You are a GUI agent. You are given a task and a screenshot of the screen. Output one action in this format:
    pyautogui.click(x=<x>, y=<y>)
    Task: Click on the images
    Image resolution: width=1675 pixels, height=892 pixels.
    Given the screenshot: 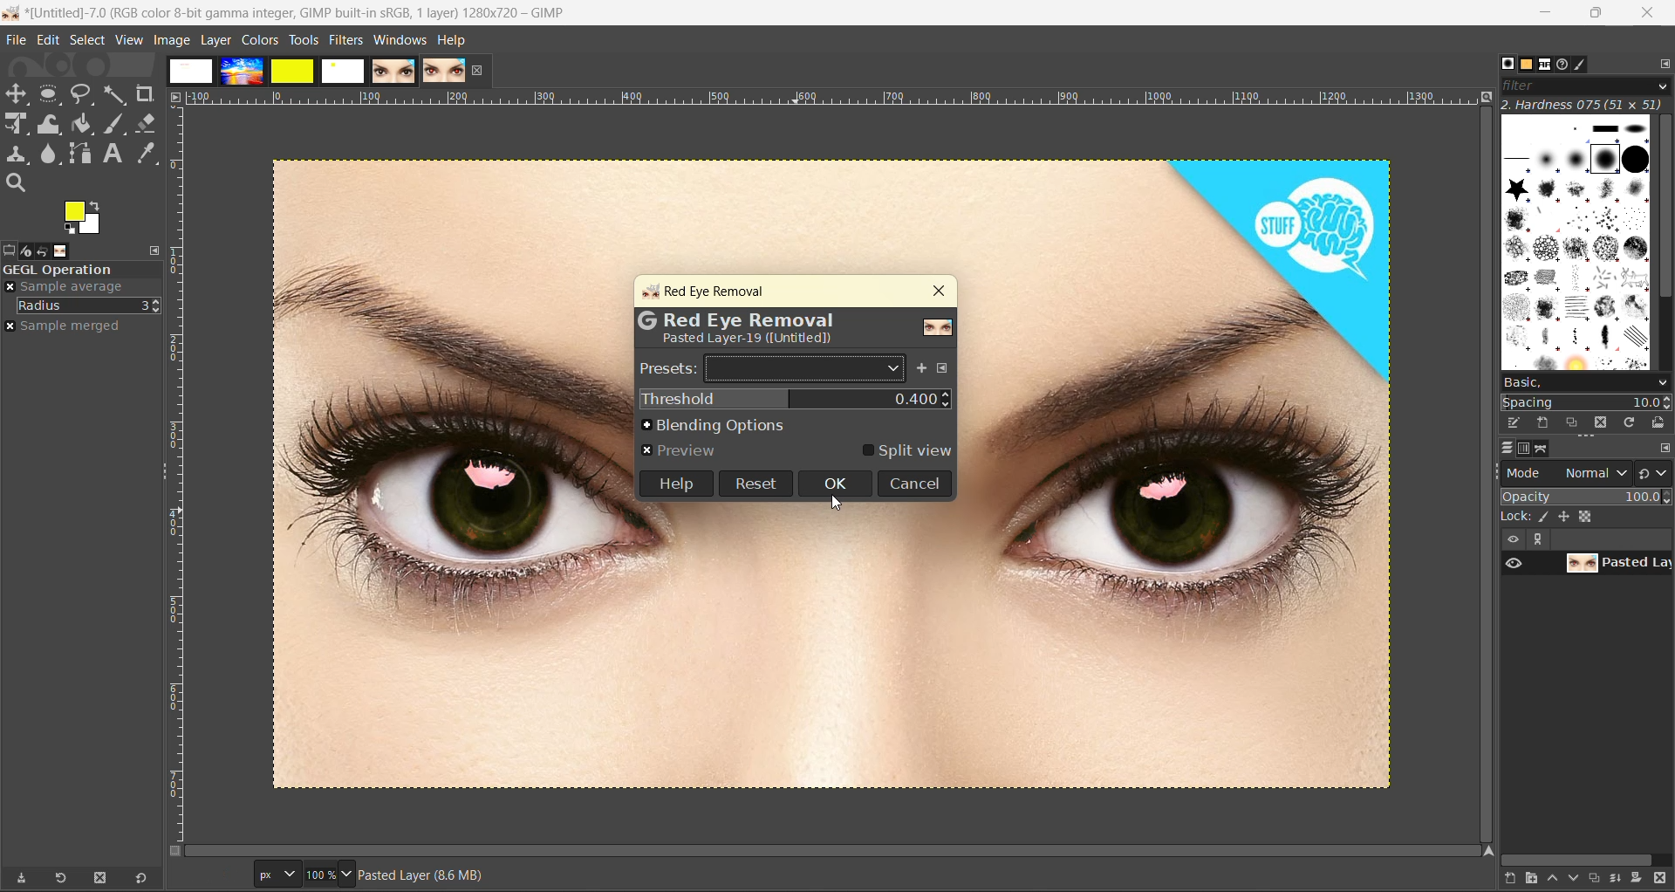 What is the action you would take?
    pyautogui.click(x=67, y=250)
    